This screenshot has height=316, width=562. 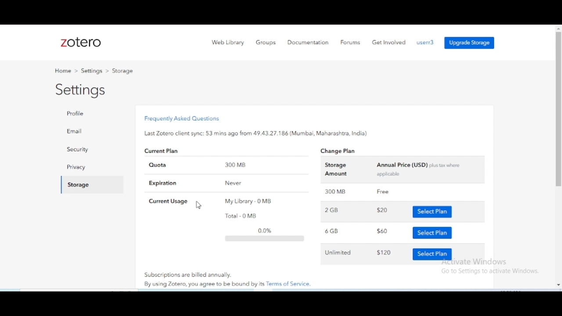 What do you see at coordinates (122, 71) in the screenshot?
I see `storage` at bounding box center [122, 71].